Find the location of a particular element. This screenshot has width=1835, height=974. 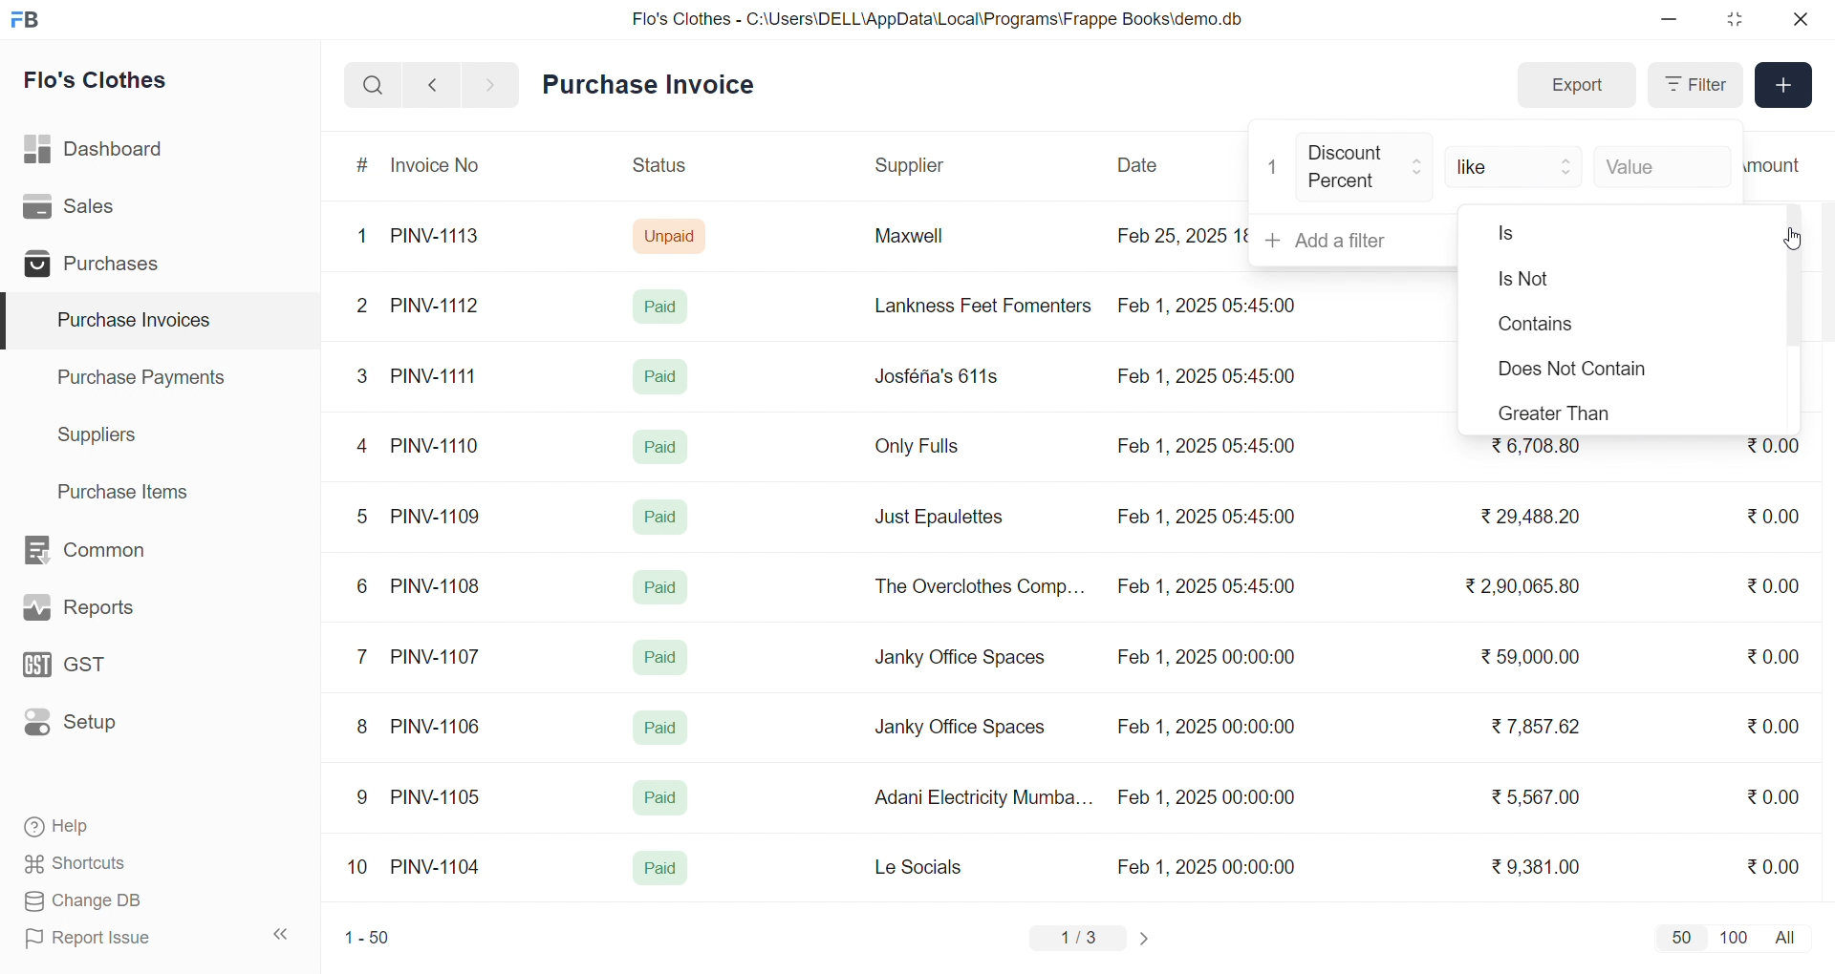

Flo's Clothes - C:\Users\DELL\AppData\Local\Programs\Frappe Books\demo.db is located at coordinates (939, 19).